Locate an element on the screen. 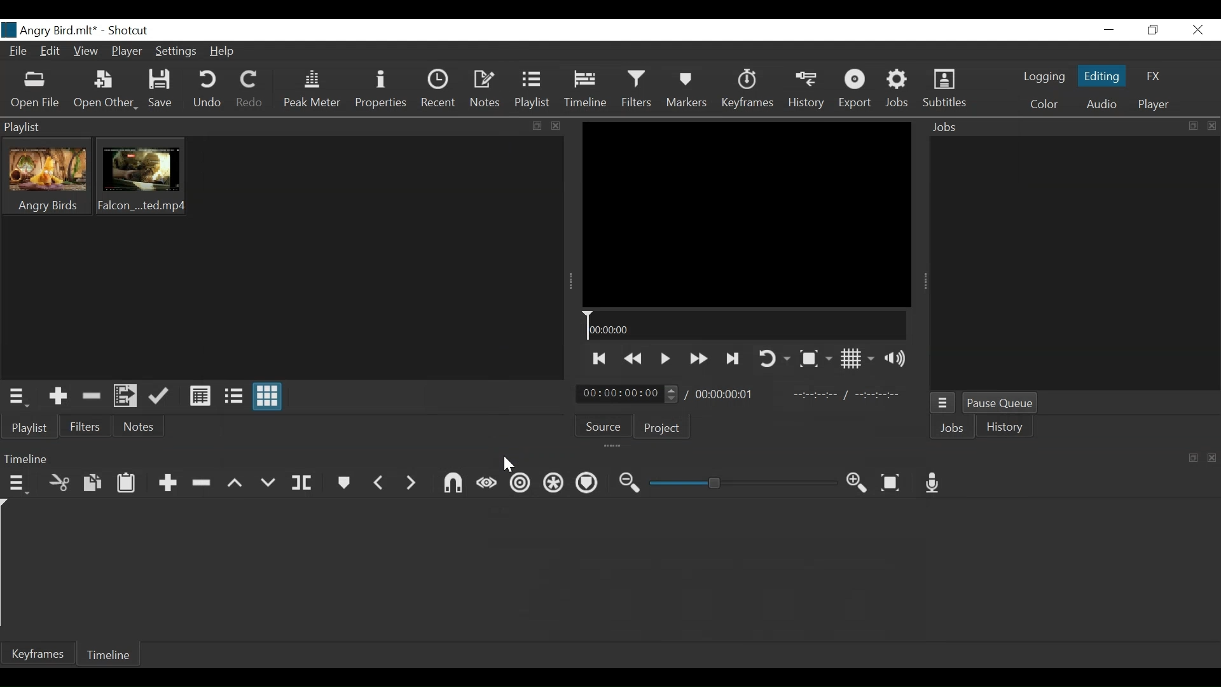 The width and height of the screenshot is (1221, 687). Play quickly forward is located at coordinates (696, 359).